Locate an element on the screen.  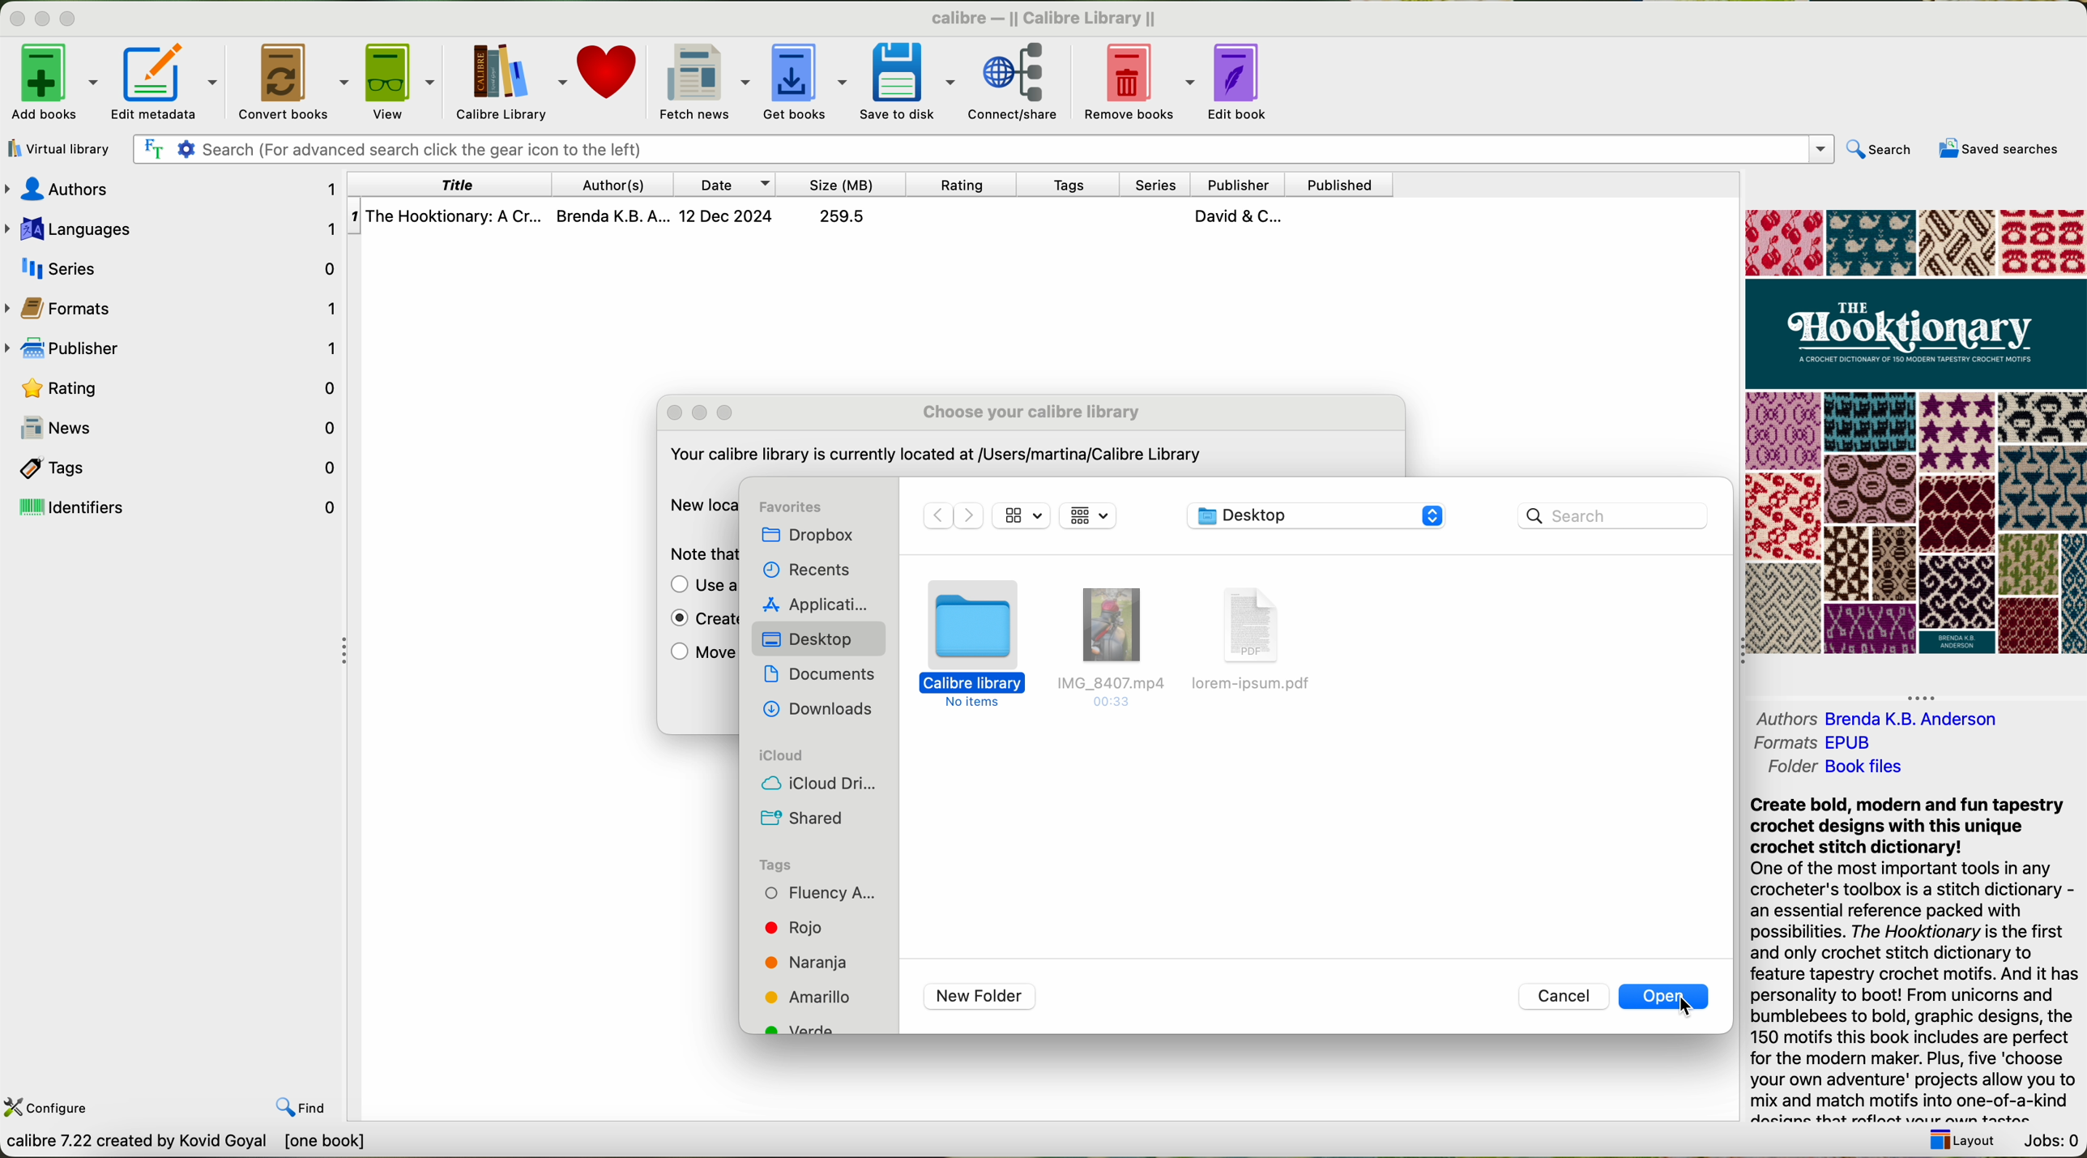
tag is located at coordinates (810, 997).